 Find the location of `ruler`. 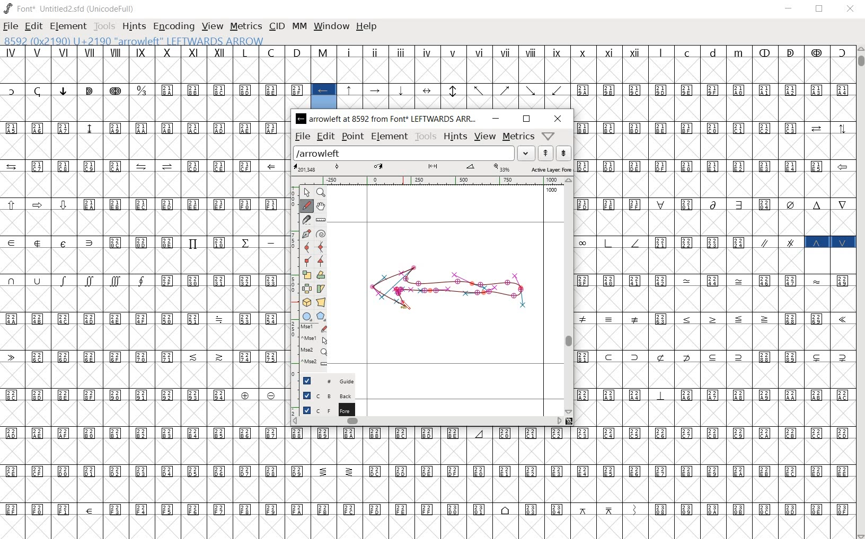

ruler is located at coordinates (430, 181).